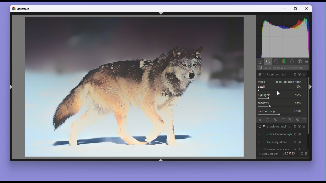 The height and width of the screenshot is (183, 326). Describe the element at coordinates (307, 62) in the screenshot. I see `presets` at that location.